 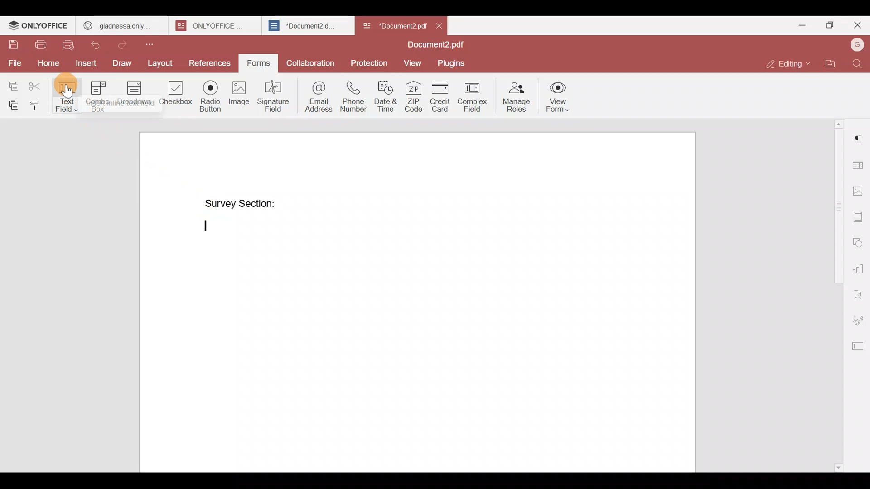 I want to click on Draw, so click(x=122, y=63).